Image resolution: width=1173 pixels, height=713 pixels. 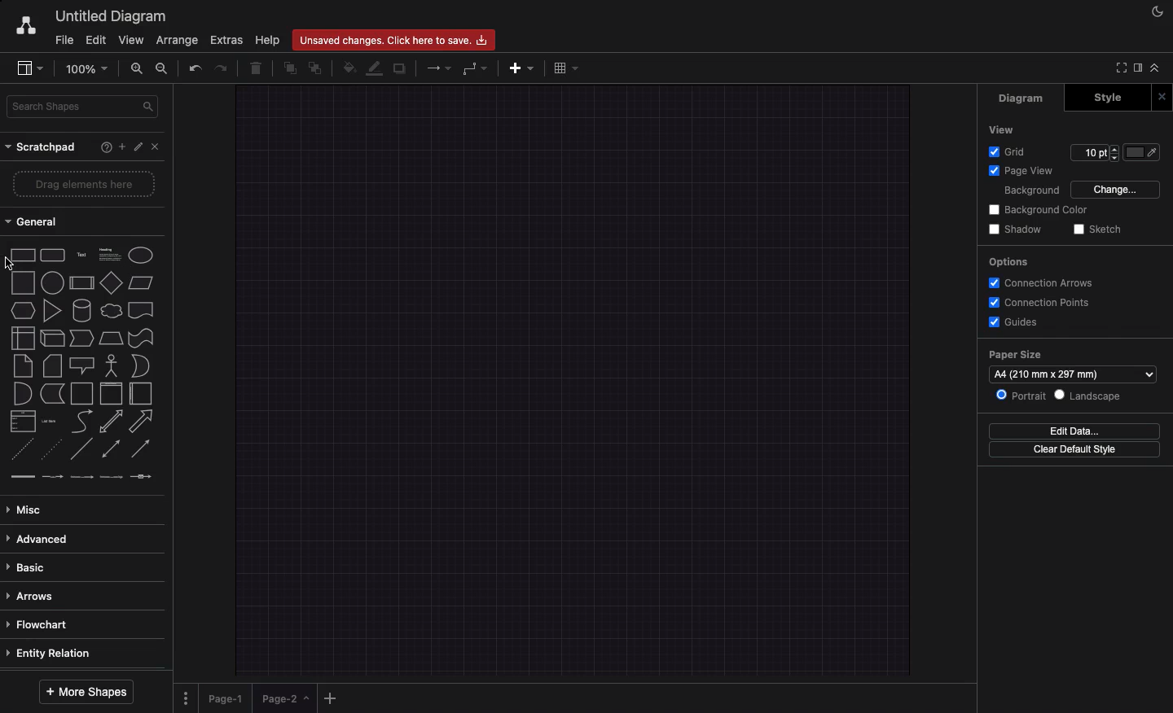 What do you see at coordinates (110, 394) in the screenshot?
I see `vertical container` at bounding box center [110, 394].